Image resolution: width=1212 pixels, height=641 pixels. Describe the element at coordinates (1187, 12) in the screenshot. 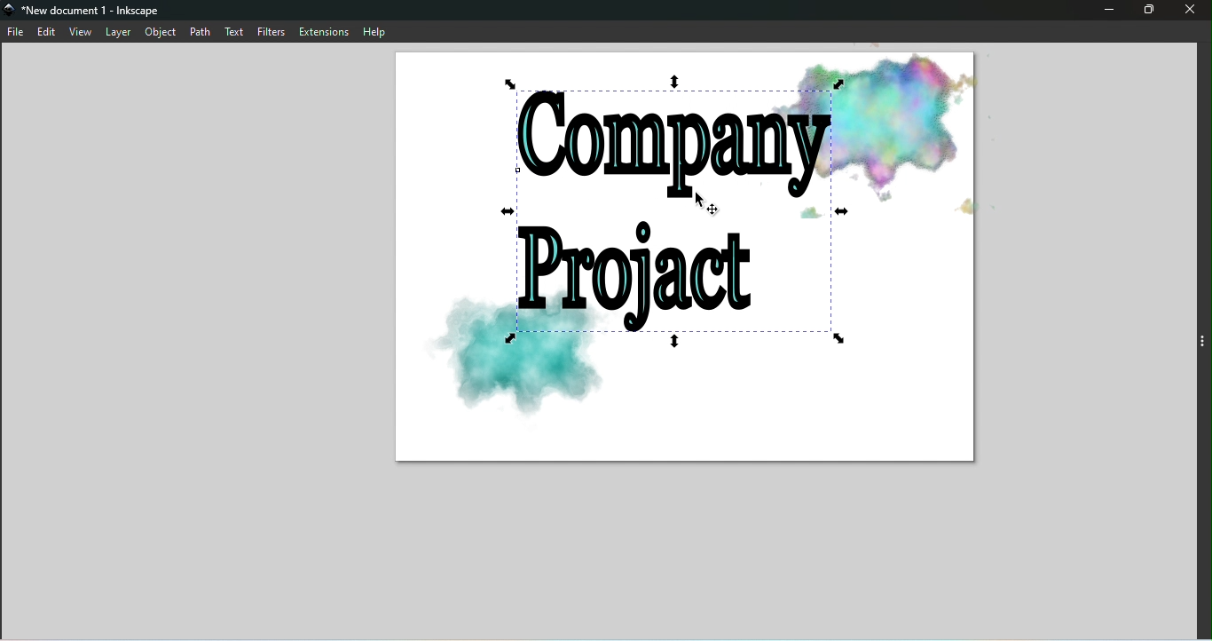

I see `Close` at that location.